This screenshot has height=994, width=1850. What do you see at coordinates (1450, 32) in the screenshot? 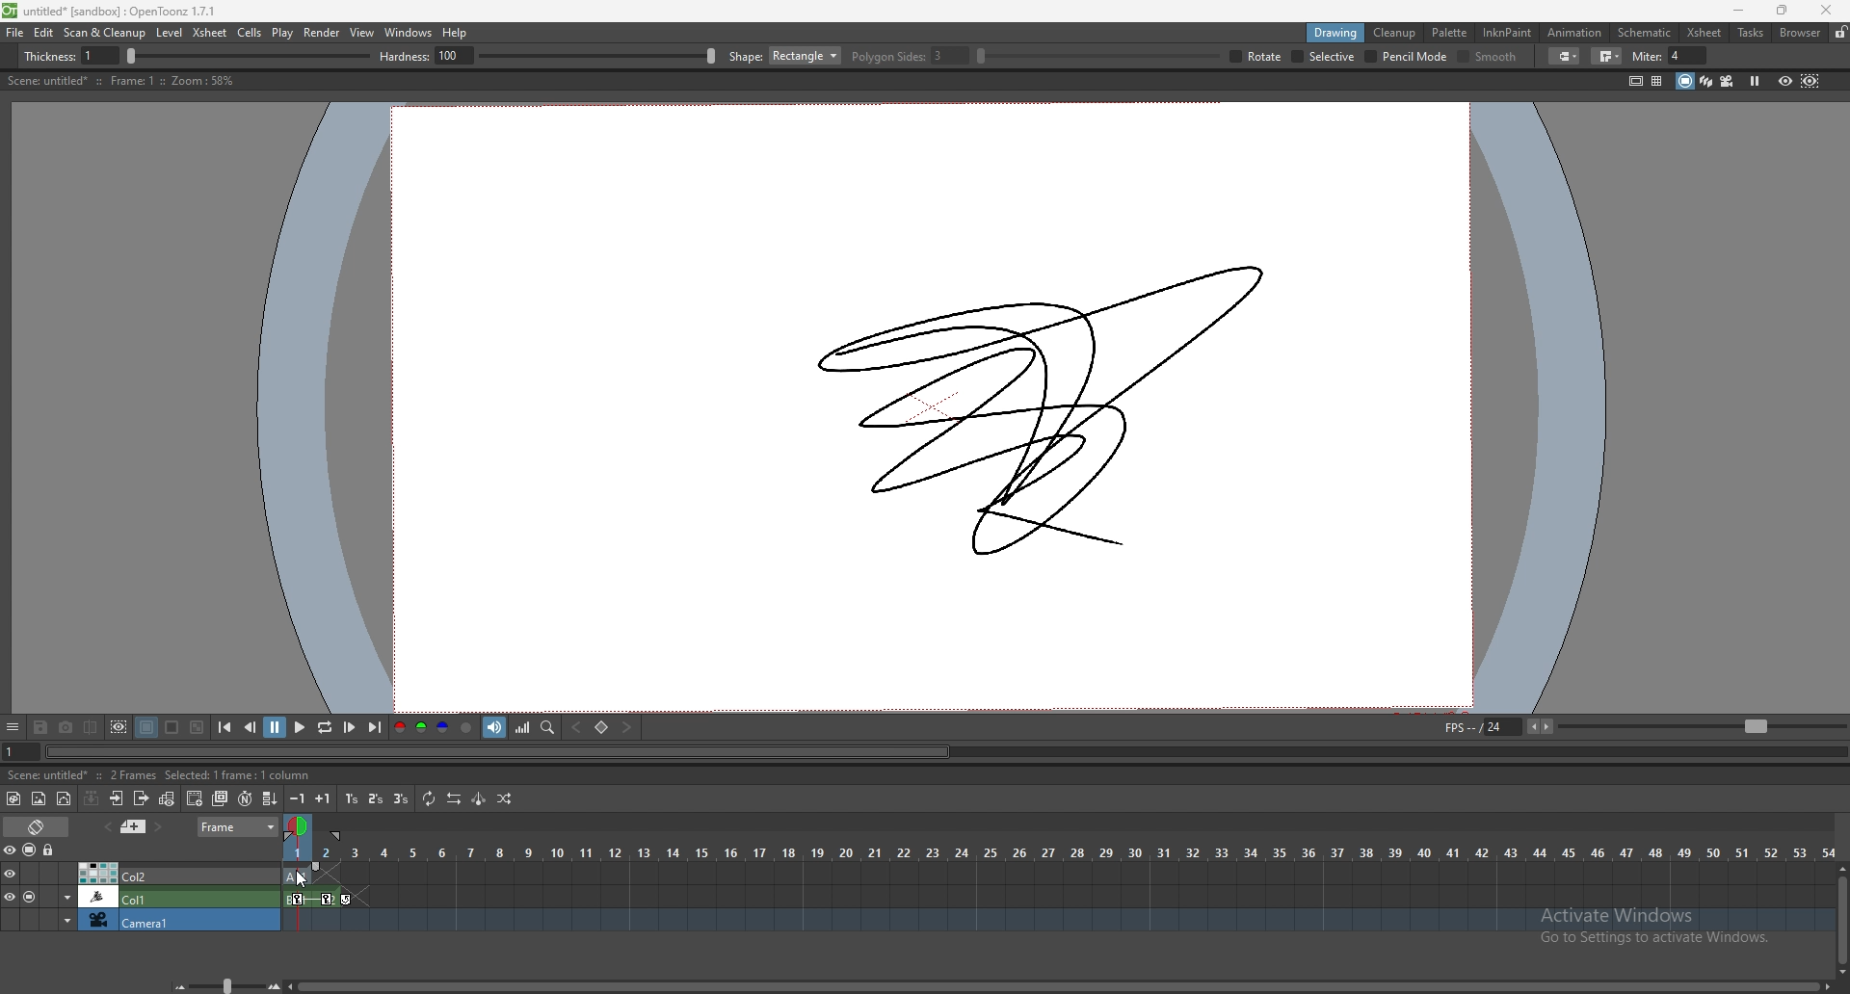
I see `palette` at bounding box center [1450, 32].